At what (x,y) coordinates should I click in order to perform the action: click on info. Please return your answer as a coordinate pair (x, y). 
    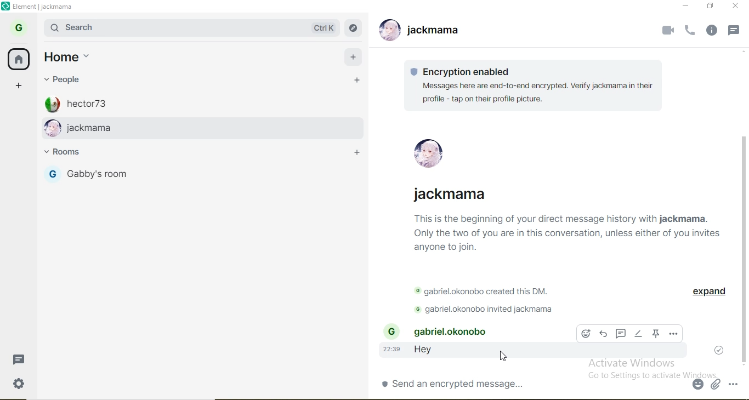
    Looking at the image, I should click on (710, 31).